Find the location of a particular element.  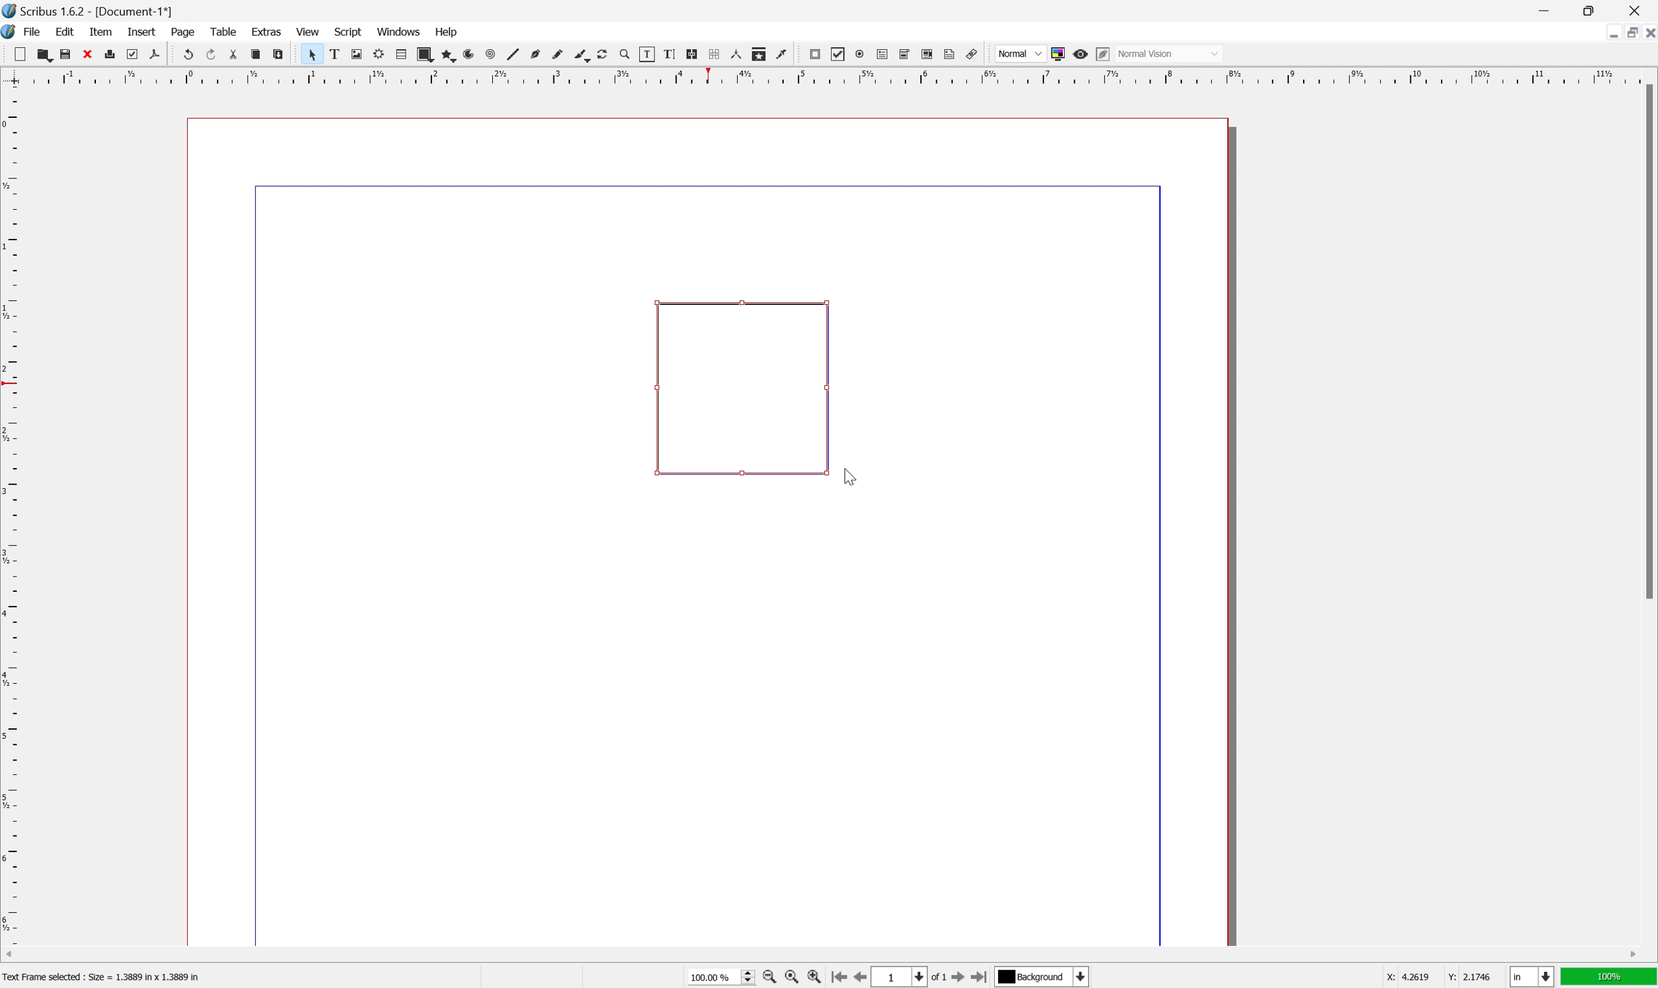

close is located at coordinates (87, 54).